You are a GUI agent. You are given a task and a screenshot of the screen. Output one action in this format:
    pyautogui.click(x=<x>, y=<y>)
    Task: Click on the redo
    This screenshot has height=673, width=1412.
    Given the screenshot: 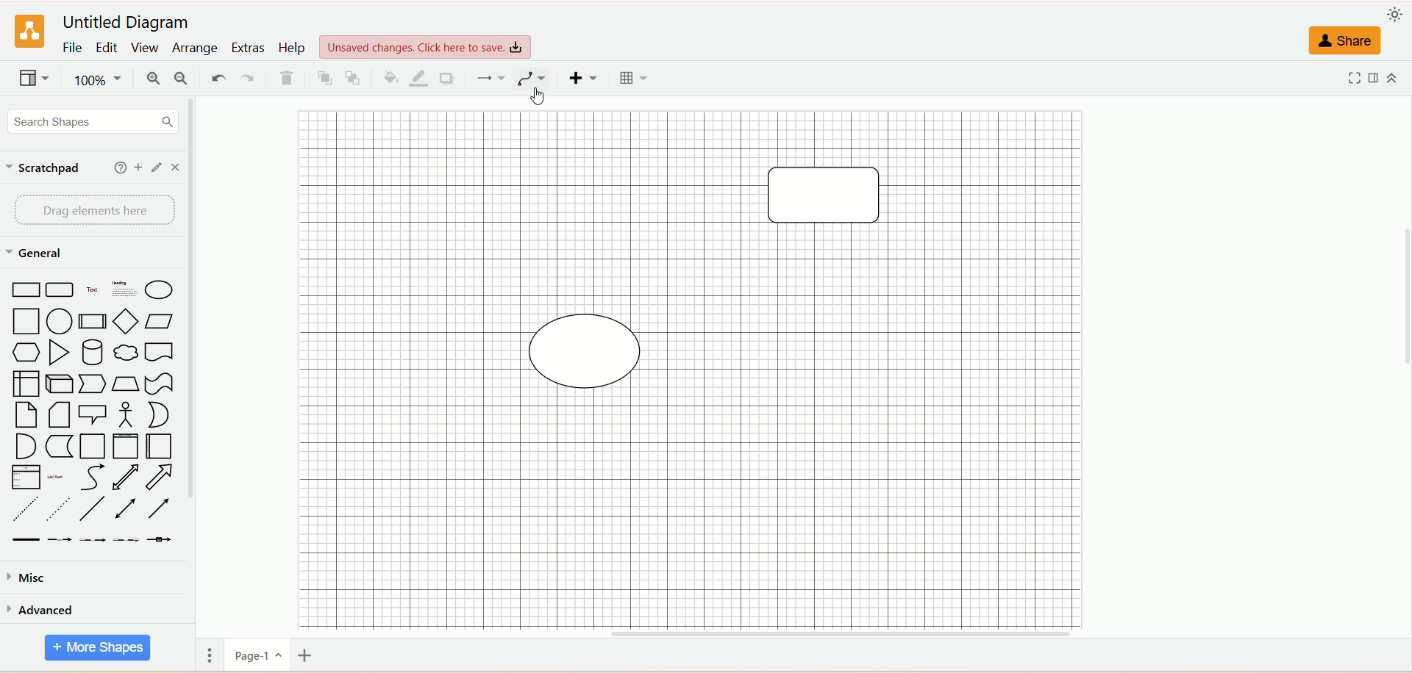 What is the action you would take?
    pyautogui.click(x=248, y=79)
    